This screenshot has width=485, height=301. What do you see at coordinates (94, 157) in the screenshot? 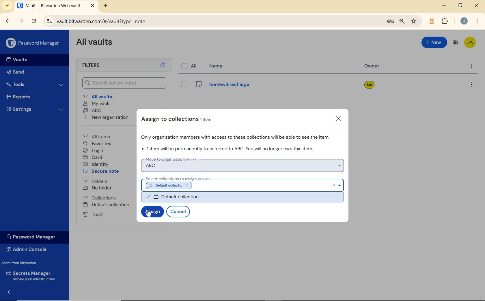
I see `card` at bounding box center [94, 157].